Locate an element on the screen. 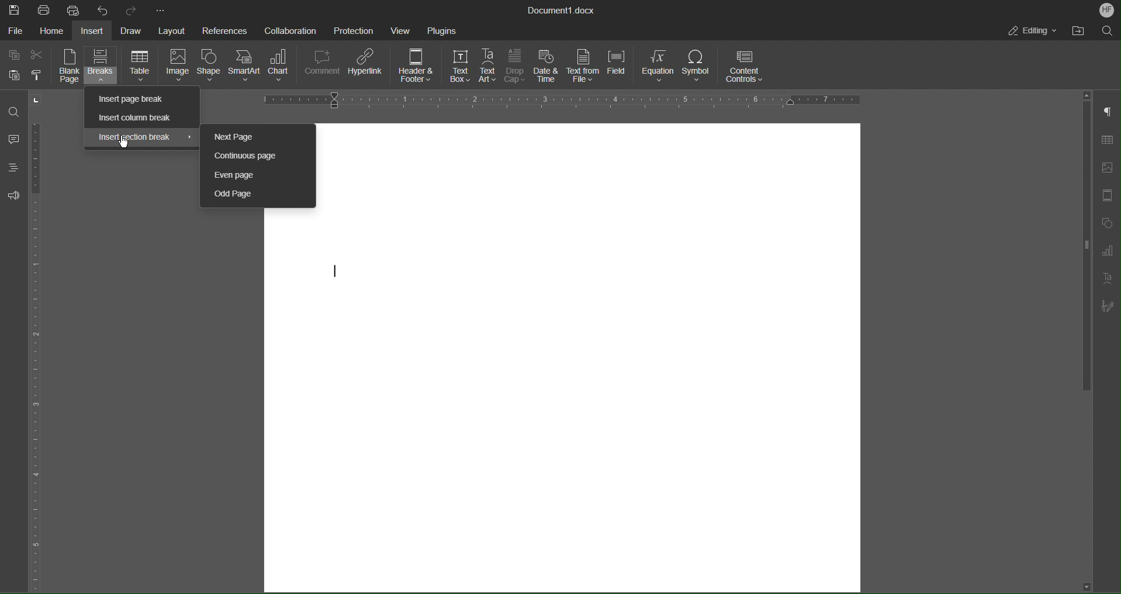  Editing is located at coordinates (1032, 31).